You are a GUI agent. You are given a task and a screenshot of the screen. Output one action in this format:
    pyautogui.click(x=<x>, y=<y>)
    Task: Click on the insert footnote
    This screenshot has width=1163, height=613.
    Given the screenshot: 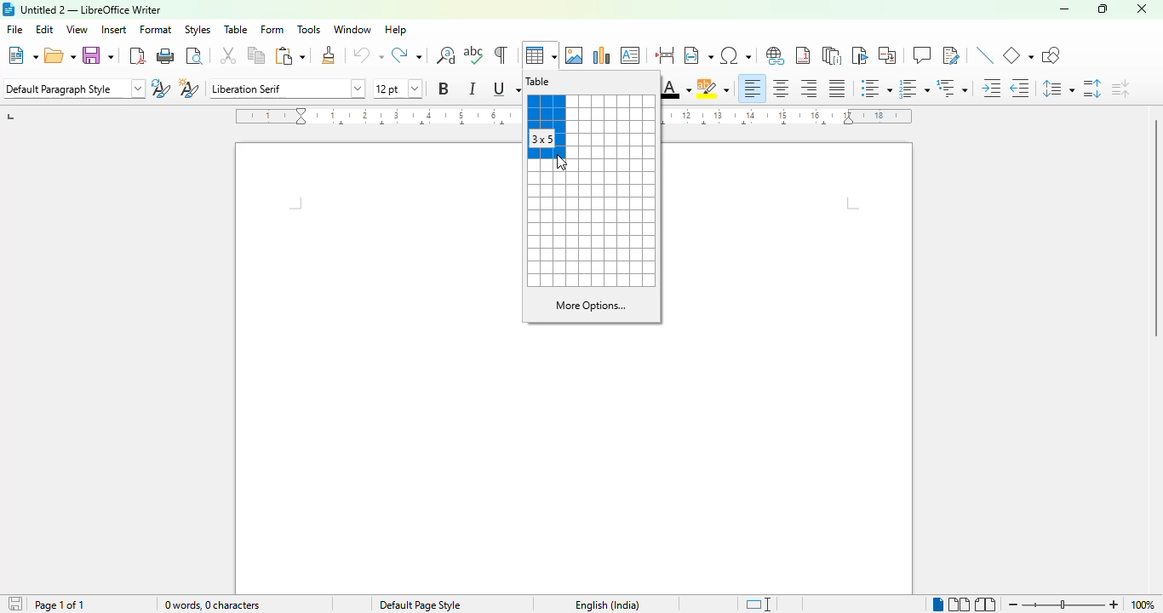 What is the action you would take?
    pyautogui.click(x=803, y=54)
    